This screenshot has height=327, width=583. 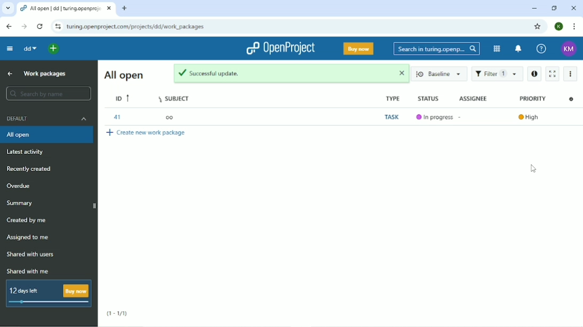 I want to click on Open quick add menu, so click(x=54, y=48).